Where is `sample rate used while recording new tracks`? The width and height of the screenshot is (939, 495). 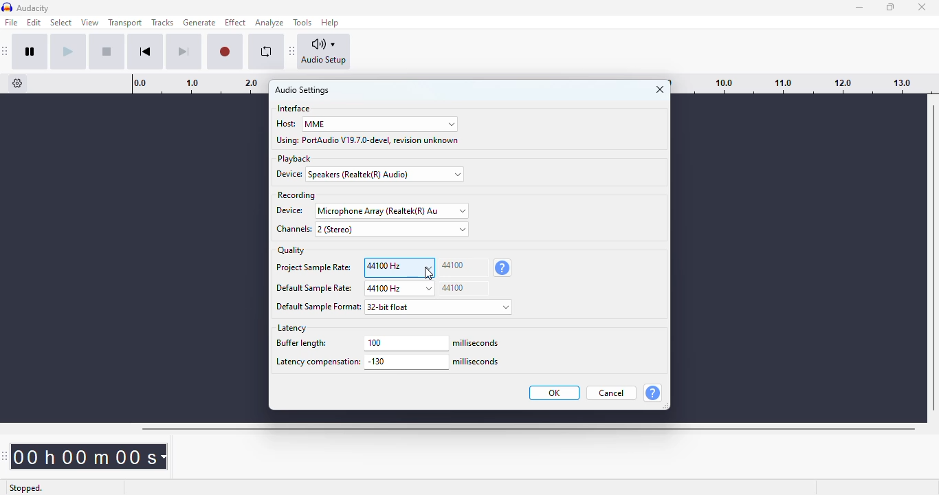
sample rate used while recording new tracks is located at coordinates (502, 268).